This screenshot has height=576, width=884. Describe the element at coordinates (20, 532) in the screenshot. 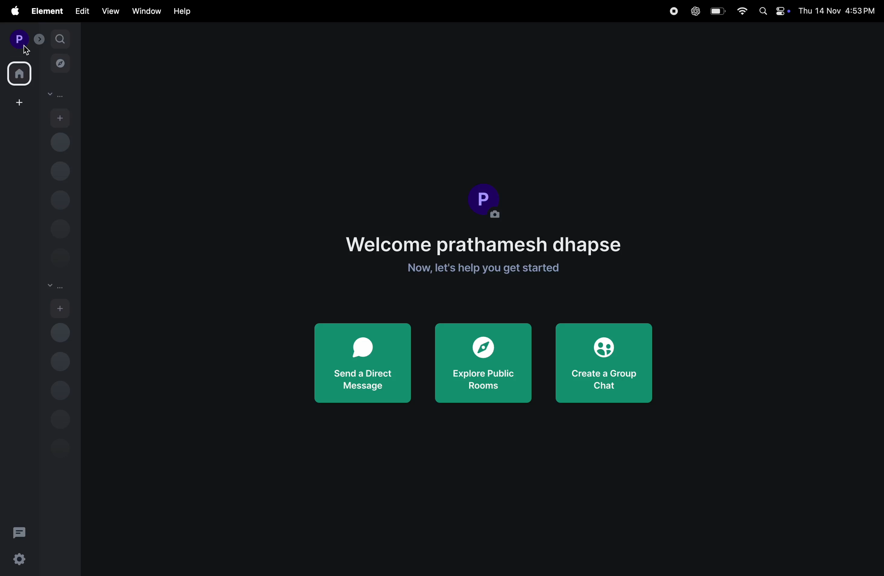

I see `threads` at that location.